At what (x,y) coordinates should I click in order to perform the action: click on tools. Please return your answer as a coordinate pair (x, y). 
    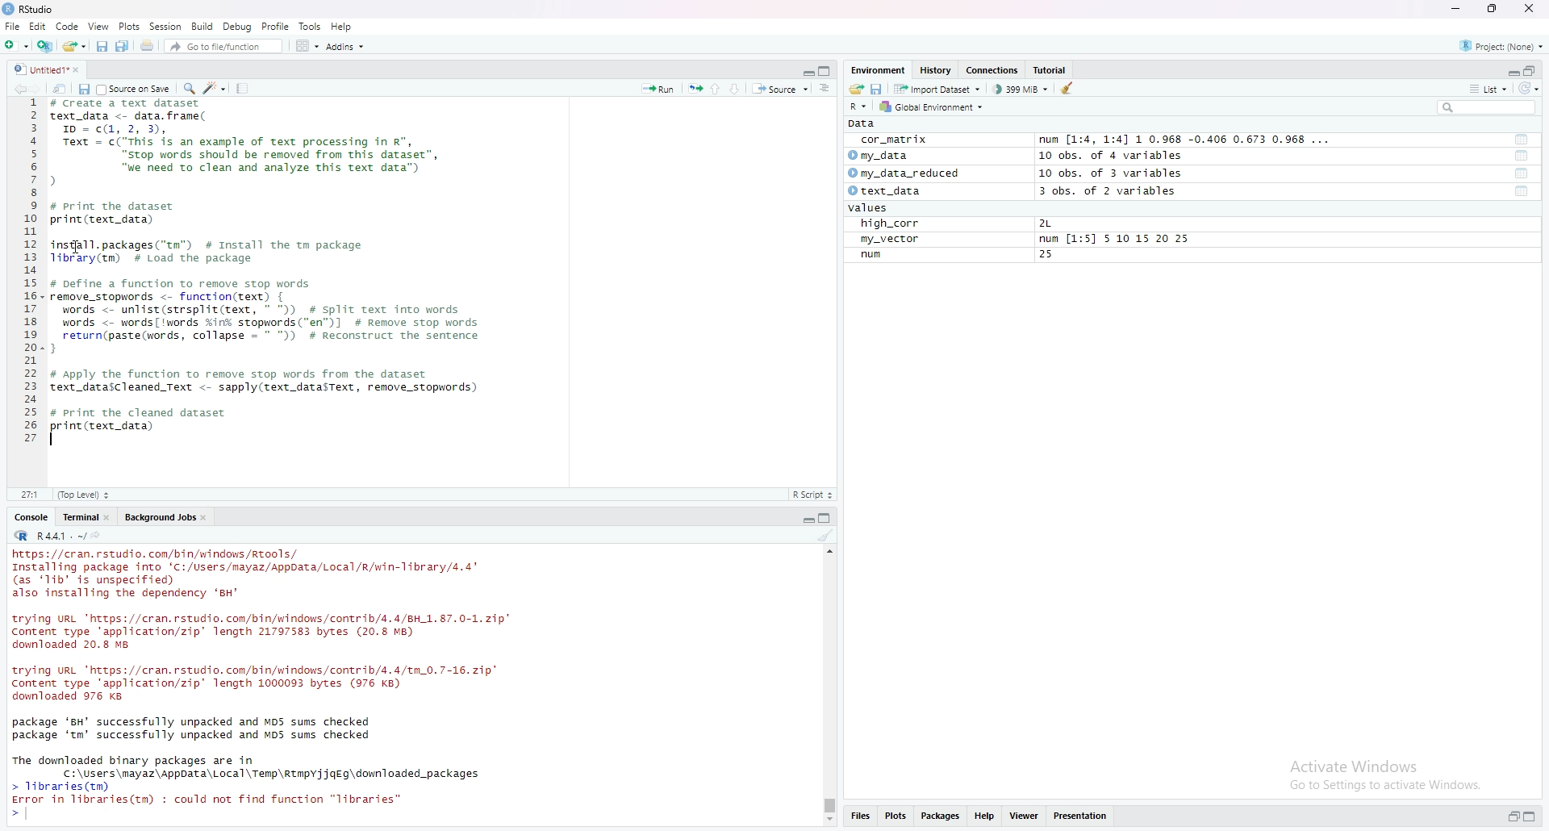
    Looking at the image, I should click on (311, 27).